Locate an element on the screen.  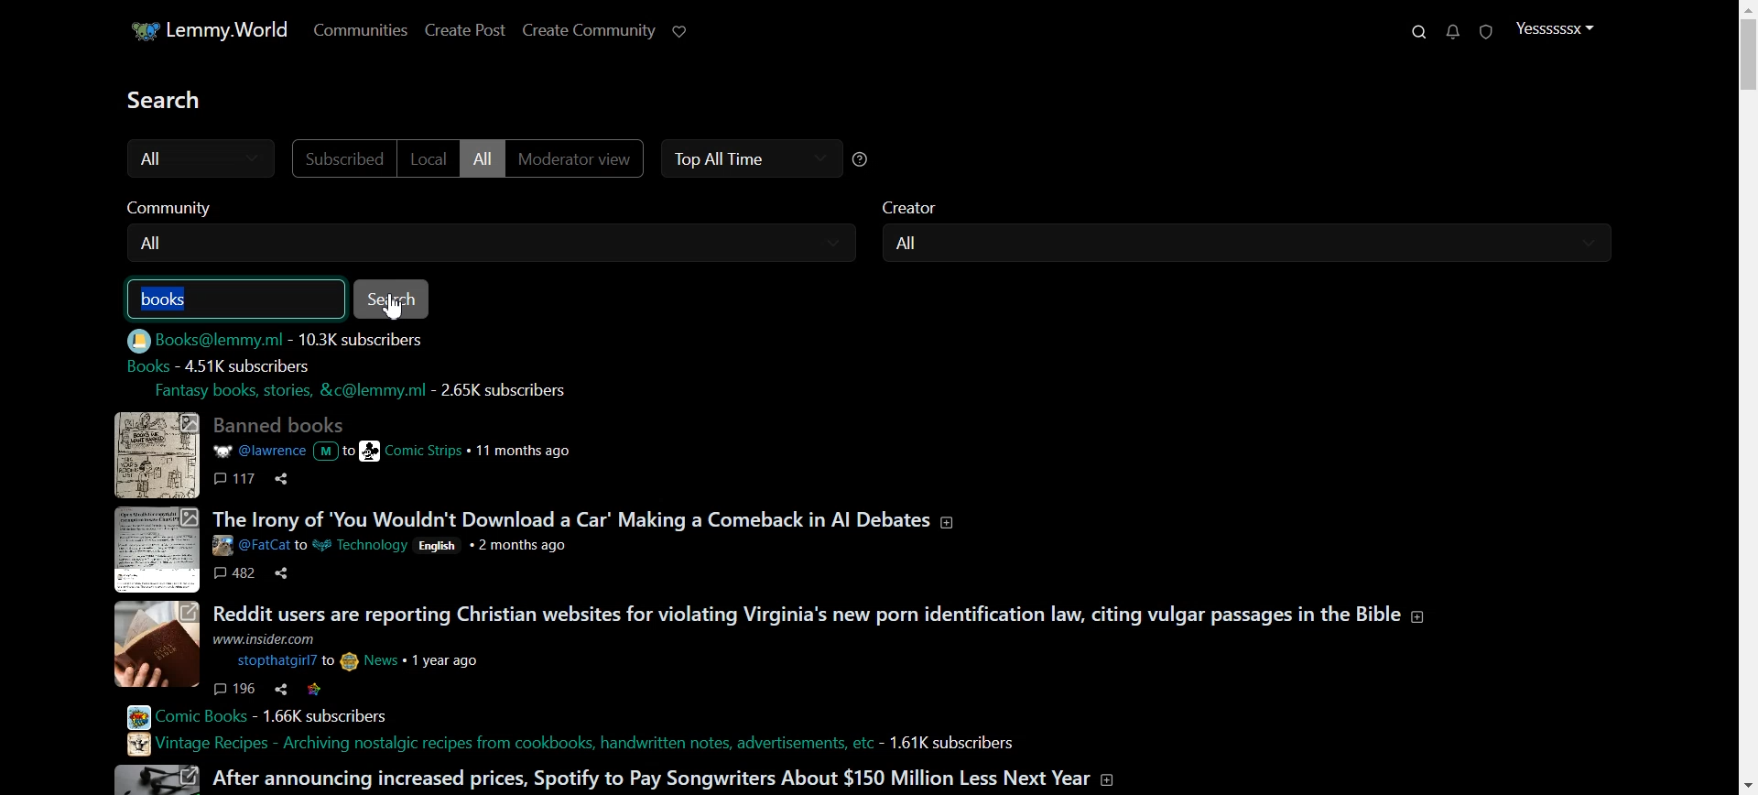
Create Community is located at coordinates (599, 28).